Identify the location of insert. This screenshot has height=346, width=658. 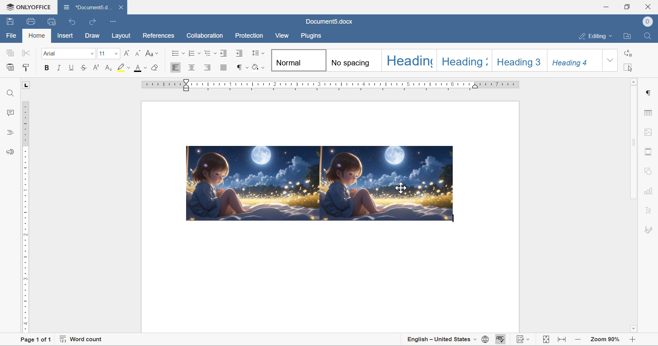
(65, 36).